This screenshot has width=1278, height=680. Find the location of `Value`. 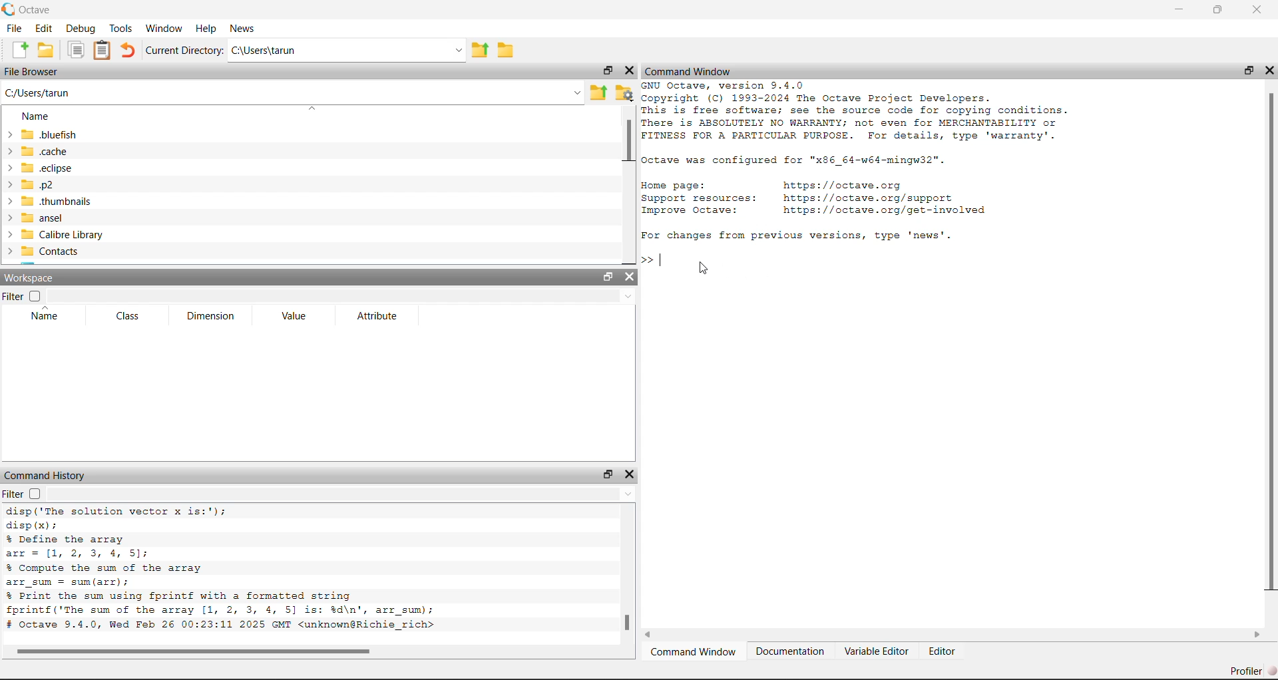

Value is located at coordinates (298, 315).